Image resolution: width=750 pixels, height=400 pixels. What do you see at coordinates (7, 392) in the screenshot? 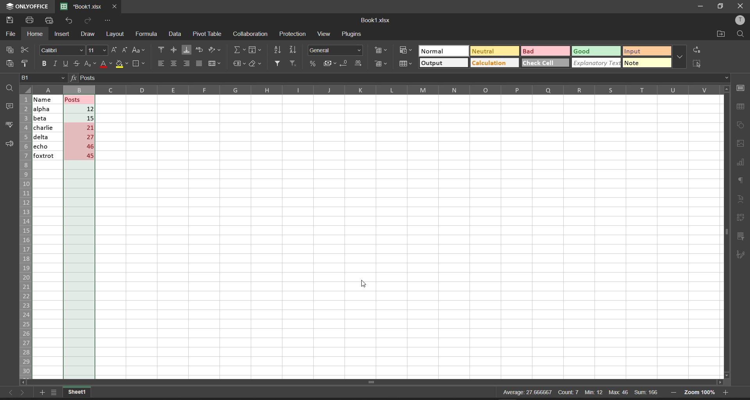
I see `move to the sheet left` at bounding box center [7, 392].